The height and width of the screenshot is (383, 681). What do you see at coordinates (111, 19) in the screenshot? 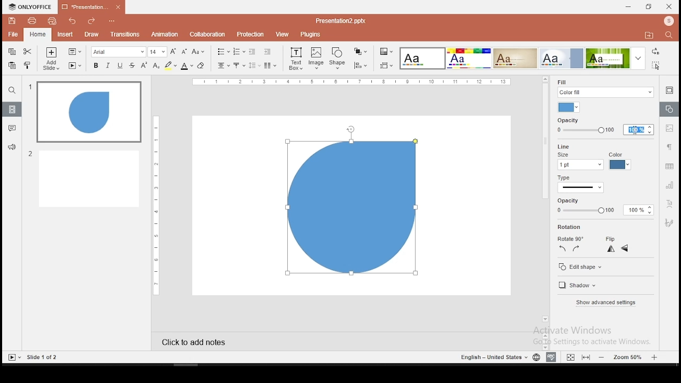
I see `customize quick action toolbar` at bounding box center [111, 19].